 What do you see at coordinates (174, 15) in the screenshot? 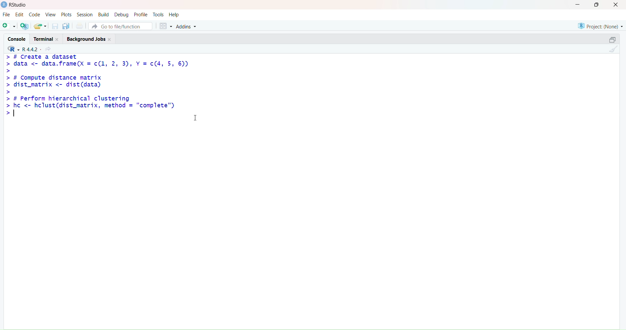
I see `Help` at bounding box center [174, 15].